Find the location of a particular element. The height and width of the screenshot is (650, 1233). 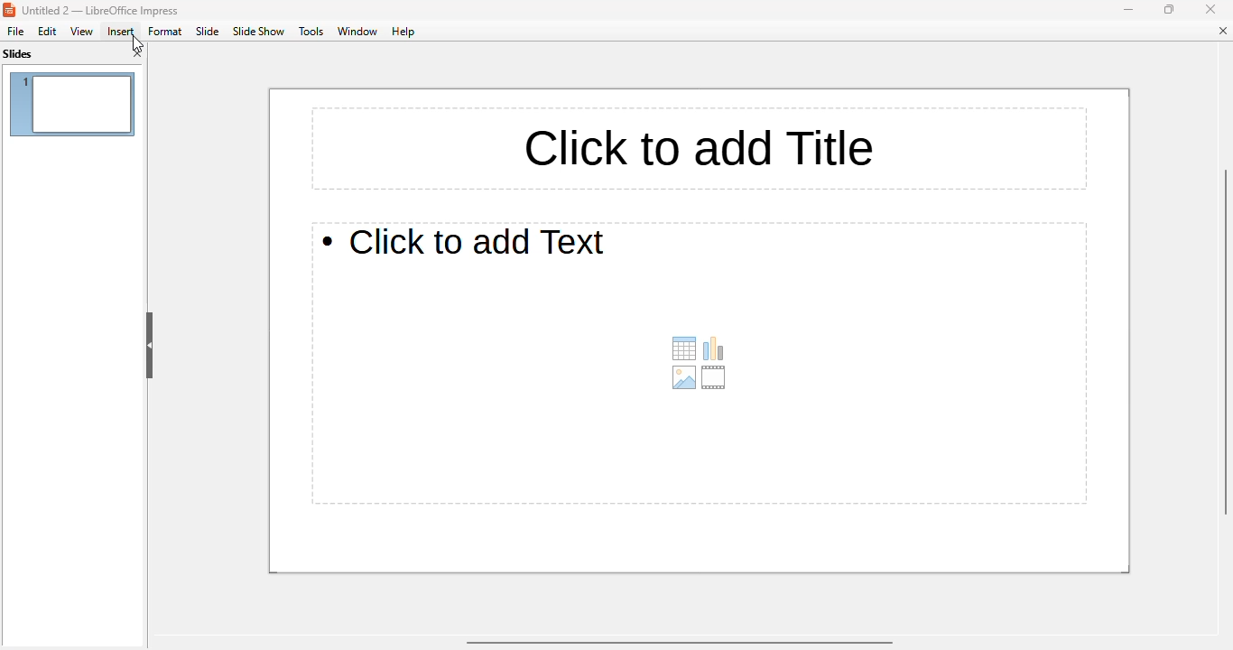

insert chart is located at coordinates (714, 348).